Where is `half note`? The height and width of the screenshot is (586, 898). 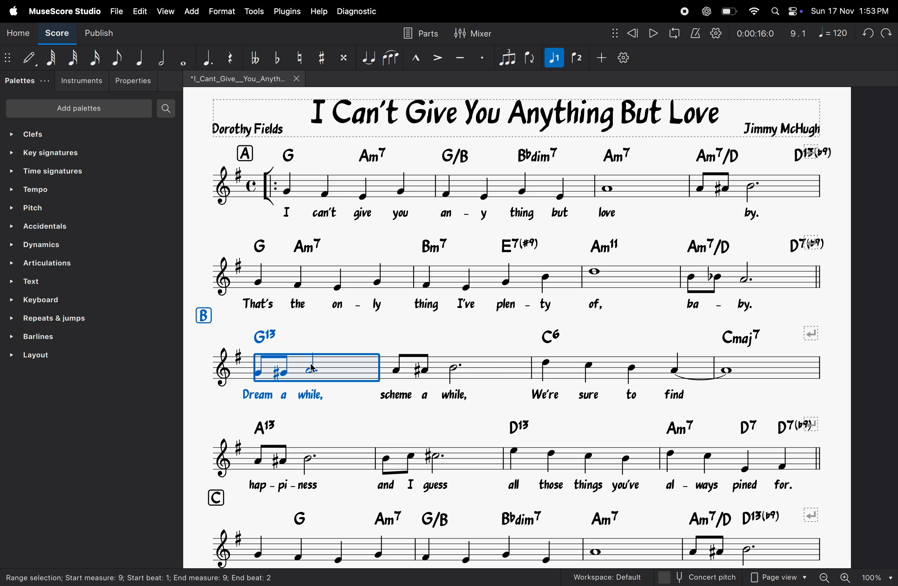 half note is located at coordinates (160, 57).